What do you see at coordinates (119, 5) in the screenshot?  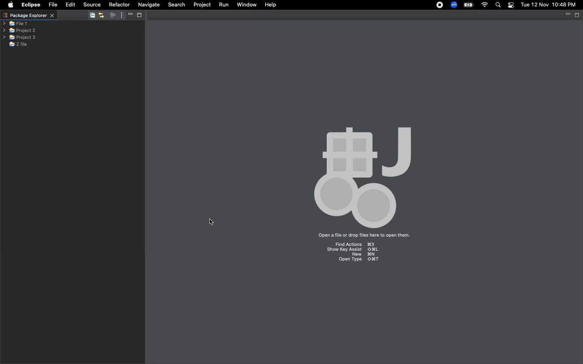 I see `Refractor` at bounding box center [119, 5].